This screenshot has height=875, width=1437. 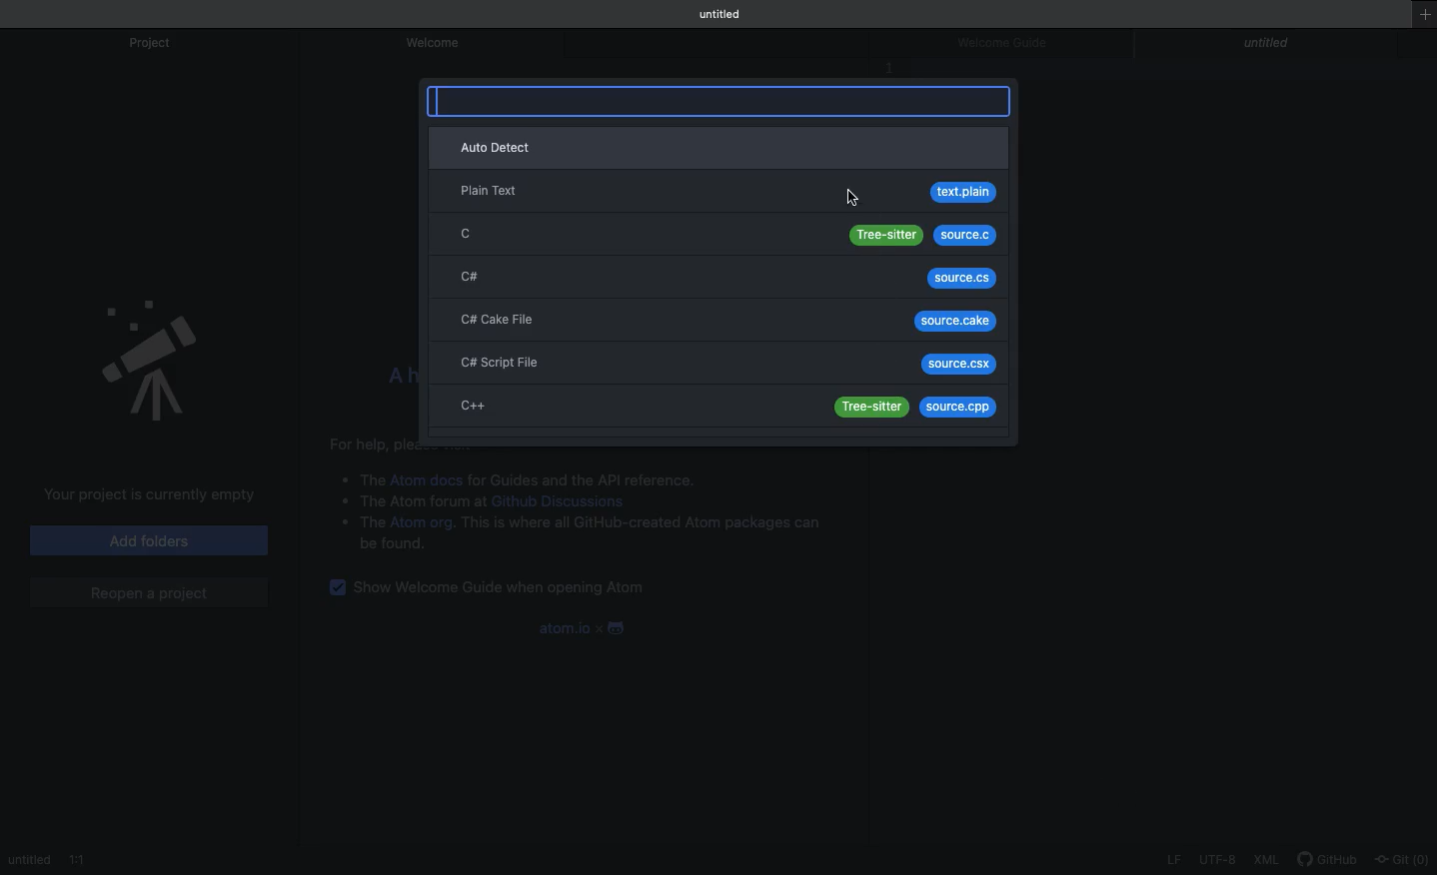 What do you see at coordinates (358, 521) in the screenshot?
I see `list item` at bounding box center [358, 521].